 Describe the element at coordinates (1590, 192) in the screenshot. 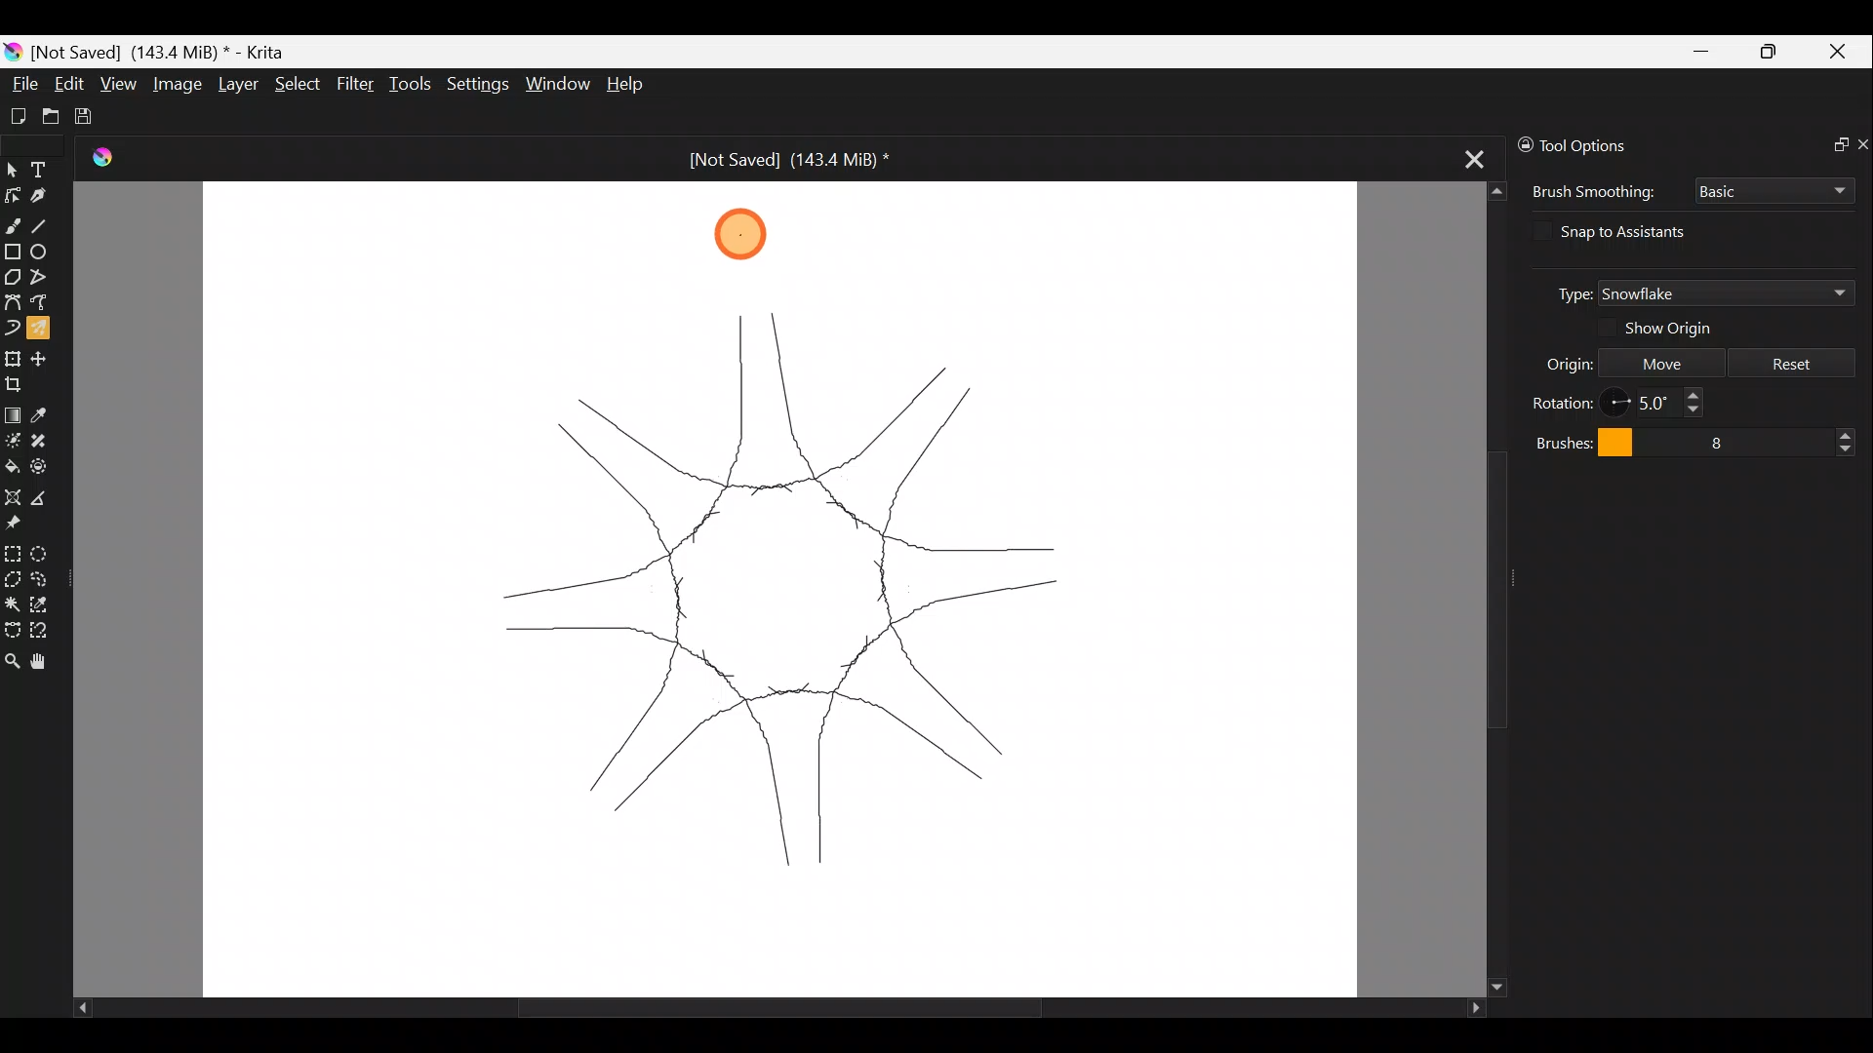

I see `Brush smoothing` at that location.